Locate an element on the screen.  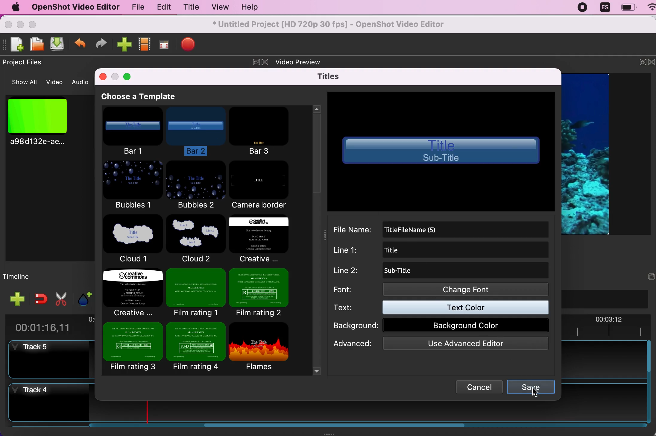
track 5 is located at coordinates (53, 360).